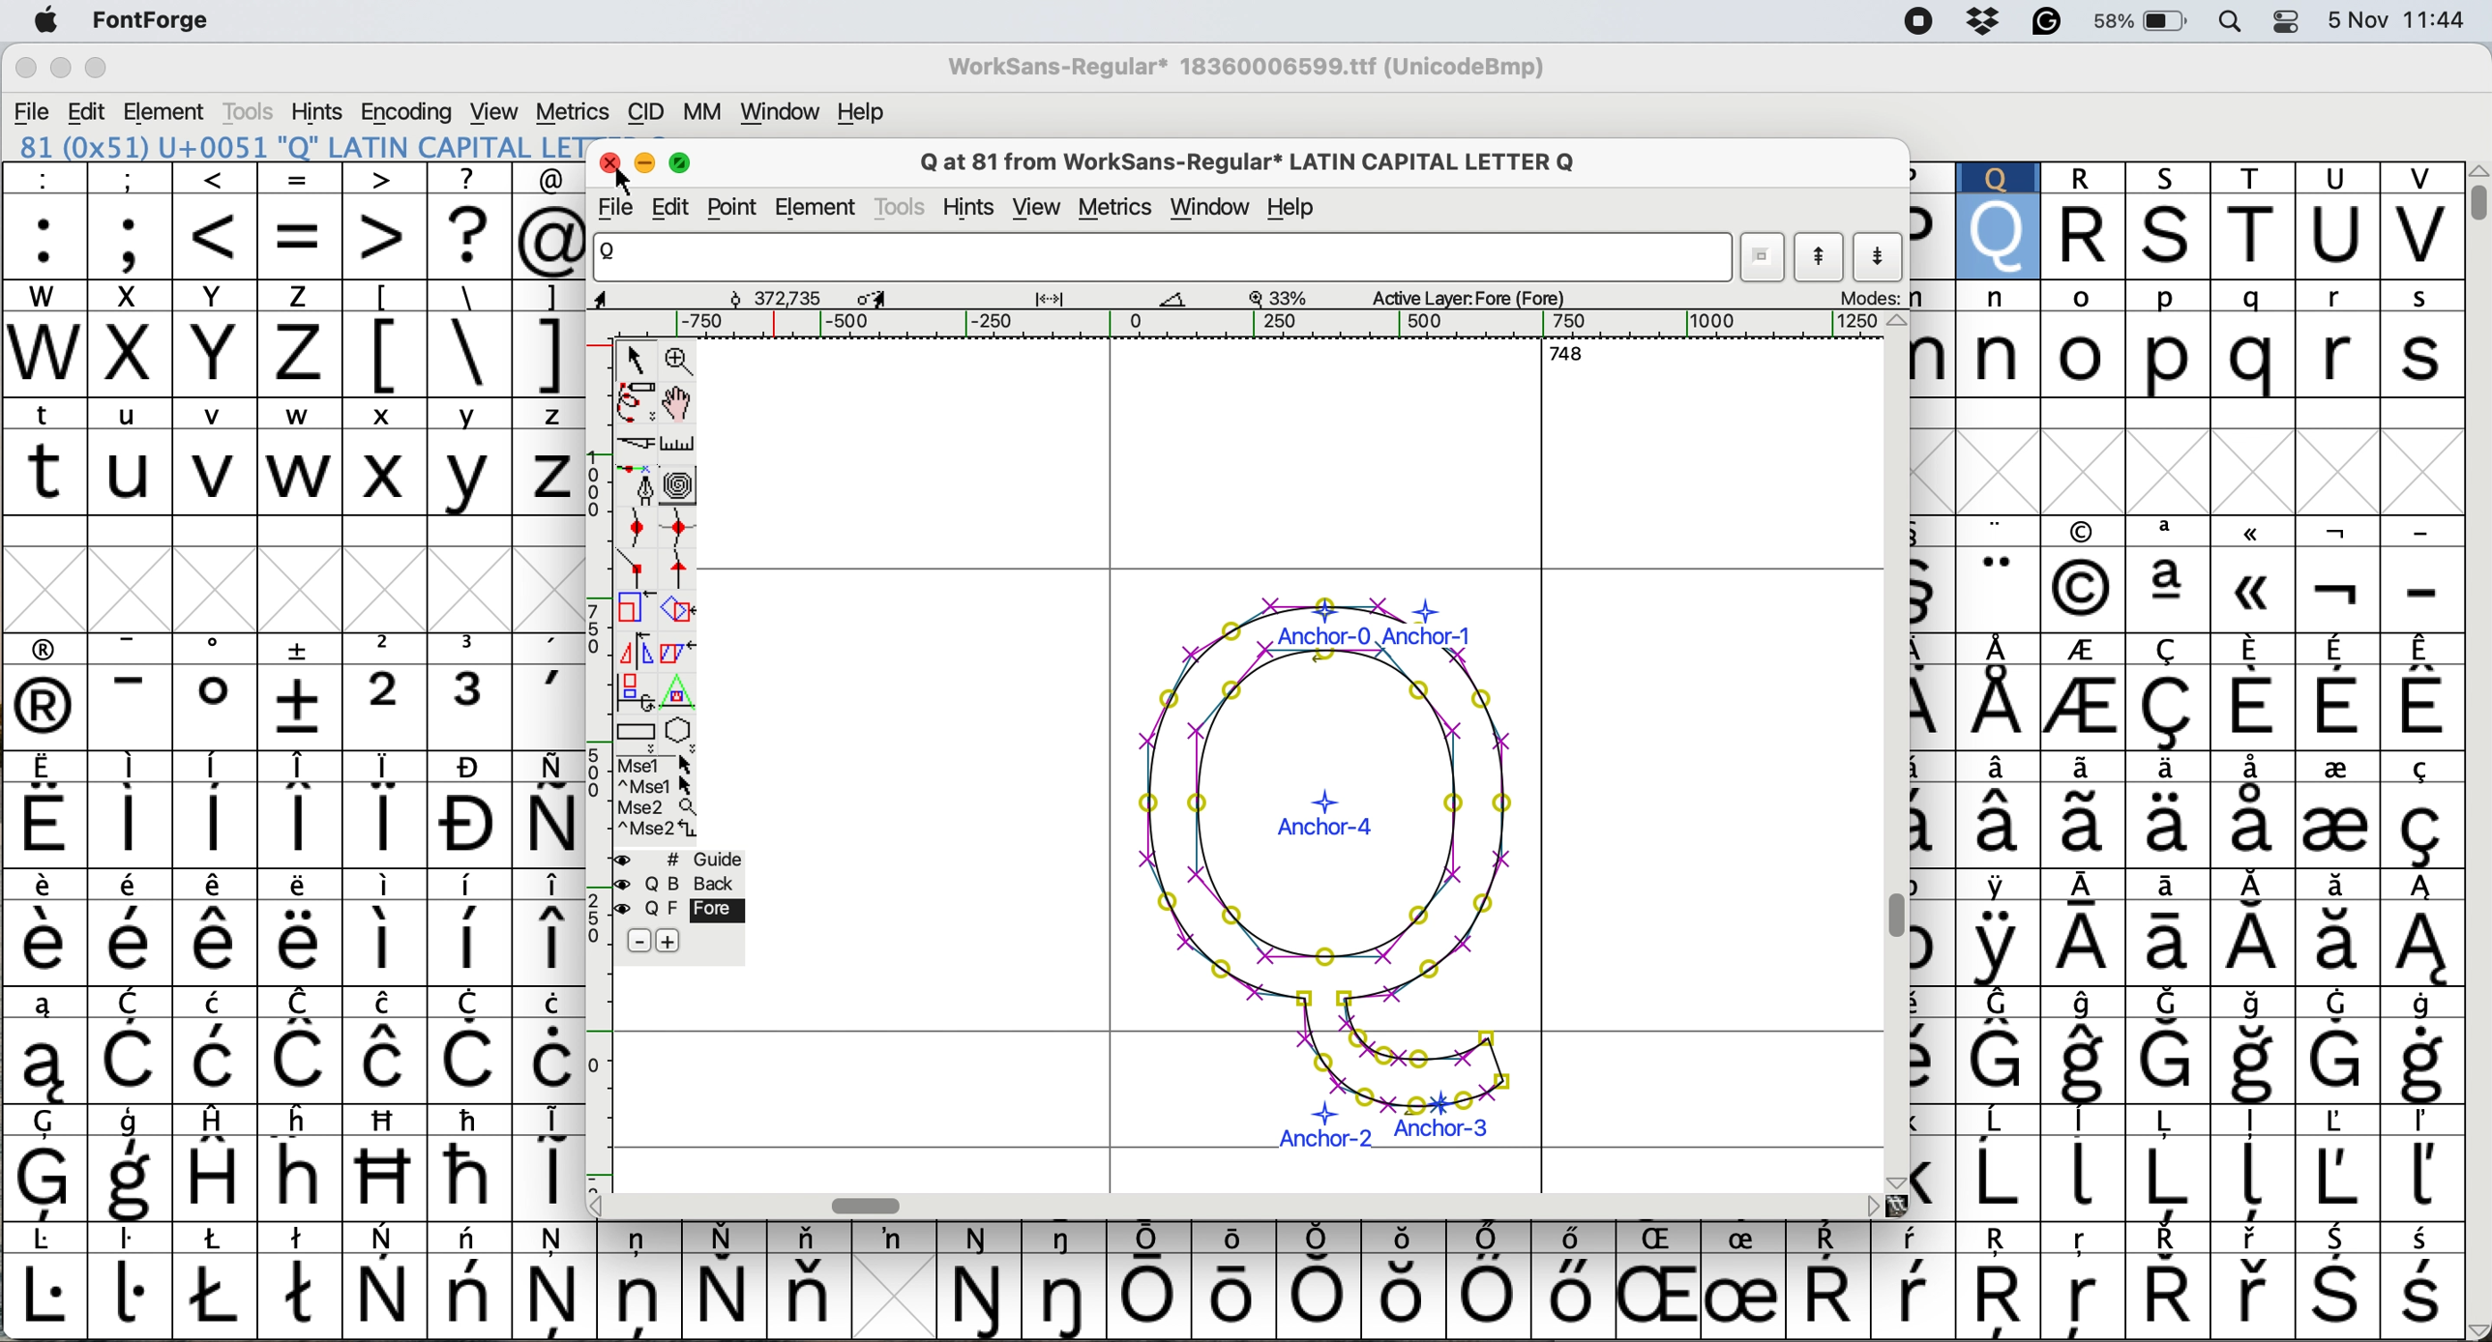 The image size is (2492, 1342). Describe the element at coordinates (977, 204) in the screenshot. I see `hints` at that location.